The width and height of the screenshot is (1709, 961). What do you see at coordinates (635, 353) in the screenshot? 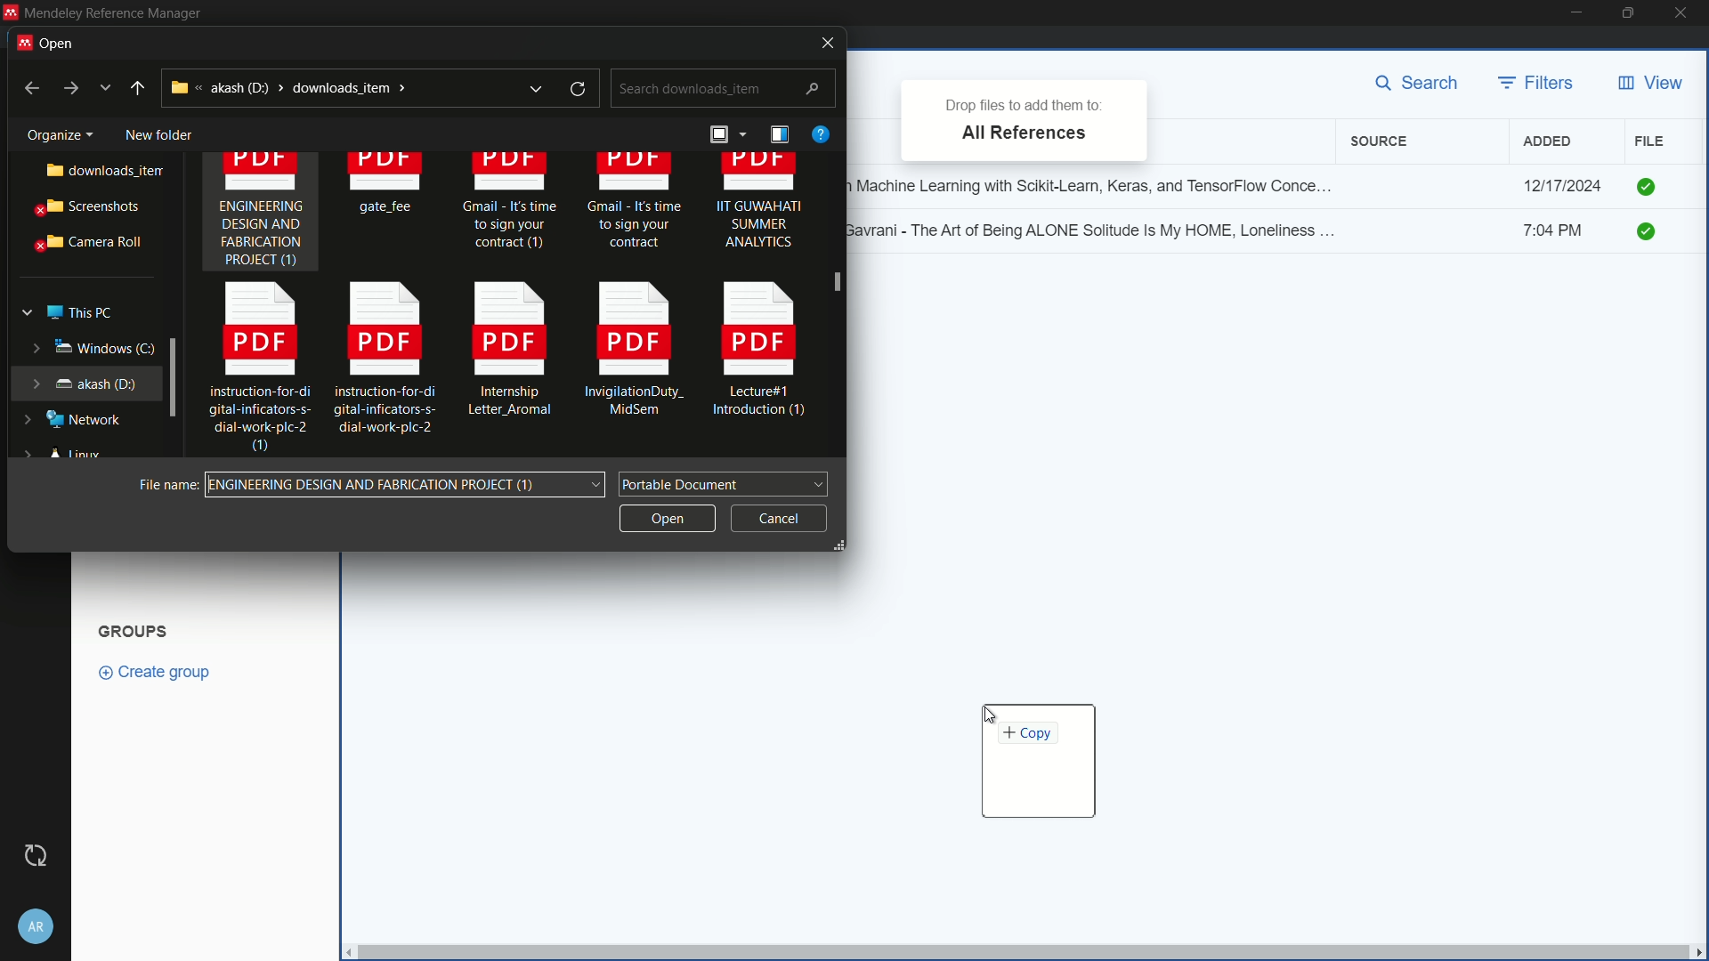
I see `InvigilationDuty_
[EE` at bounding box center [635, 353].